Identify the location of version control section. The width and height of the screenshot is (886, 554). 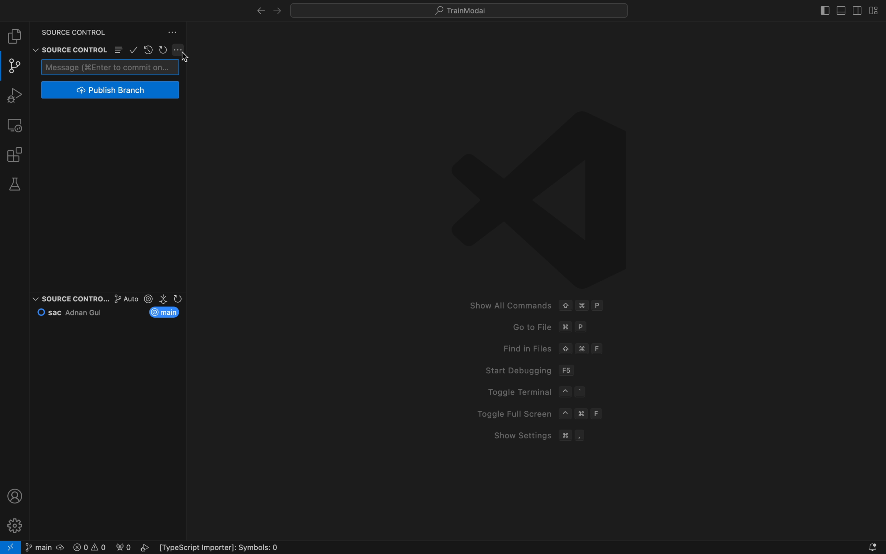
(164, 299).